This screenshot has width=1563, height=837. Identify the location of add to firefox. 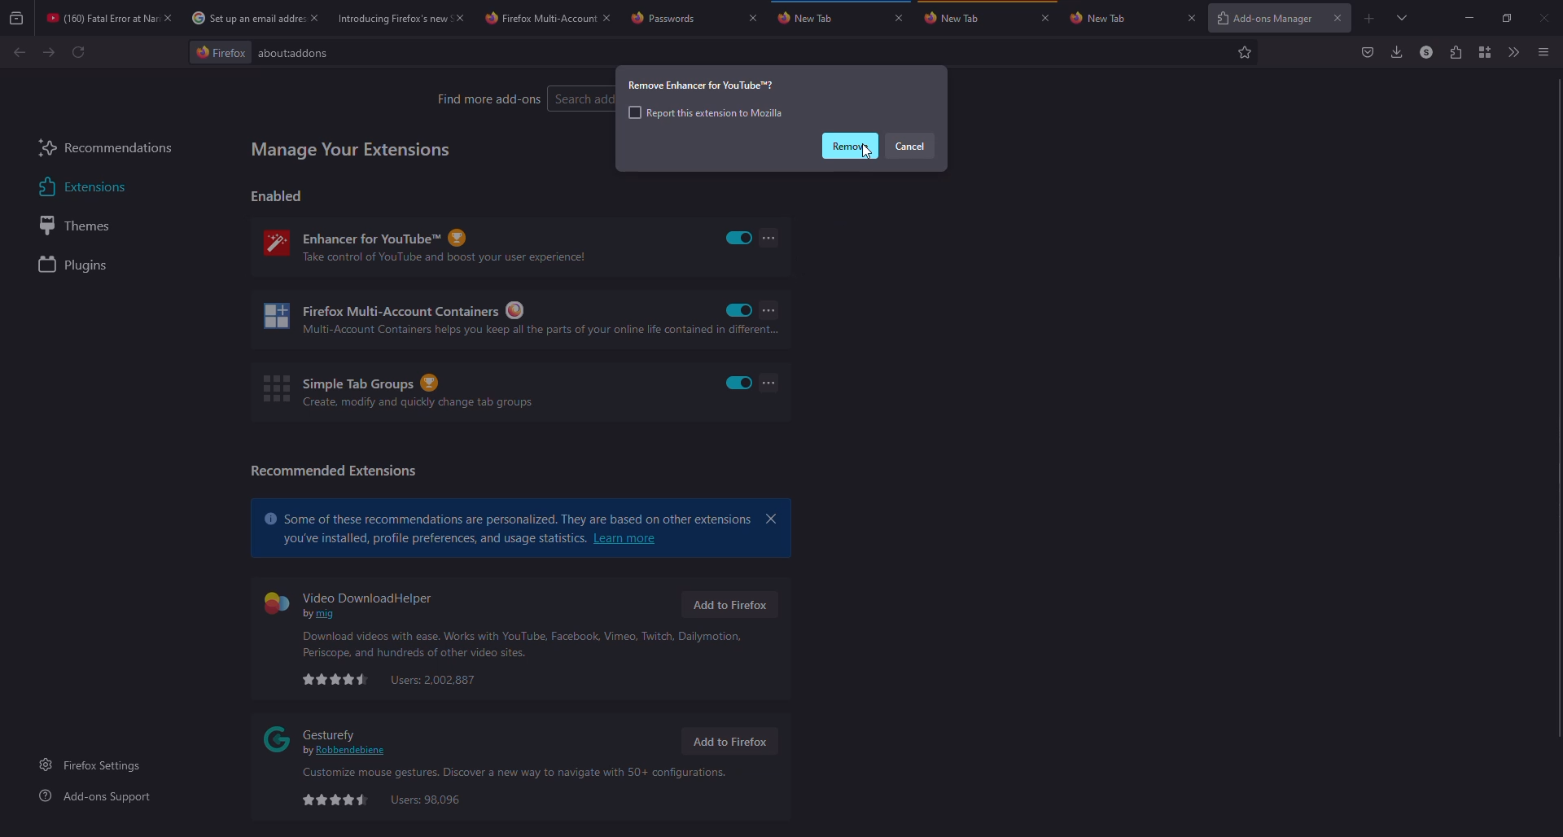
(728, 742).